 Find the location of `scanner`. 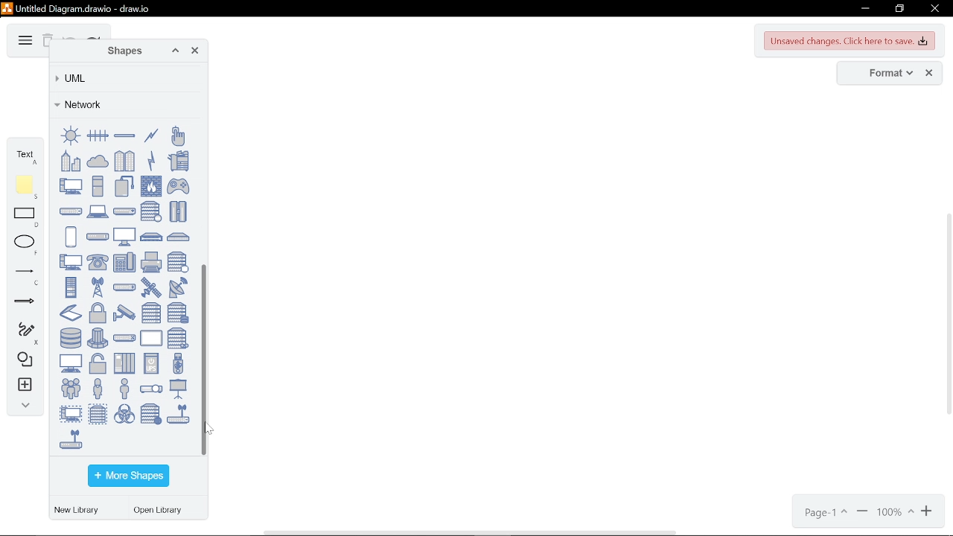

scanner is located at coordinates (71, 313).